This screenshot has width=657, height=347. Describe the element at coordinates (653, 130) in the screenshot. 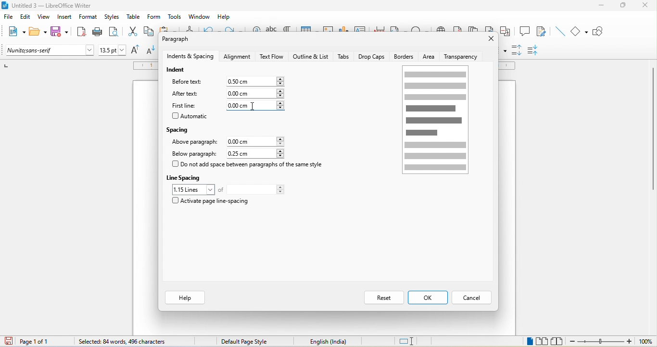

I see `vertical scroll bar` at that location.